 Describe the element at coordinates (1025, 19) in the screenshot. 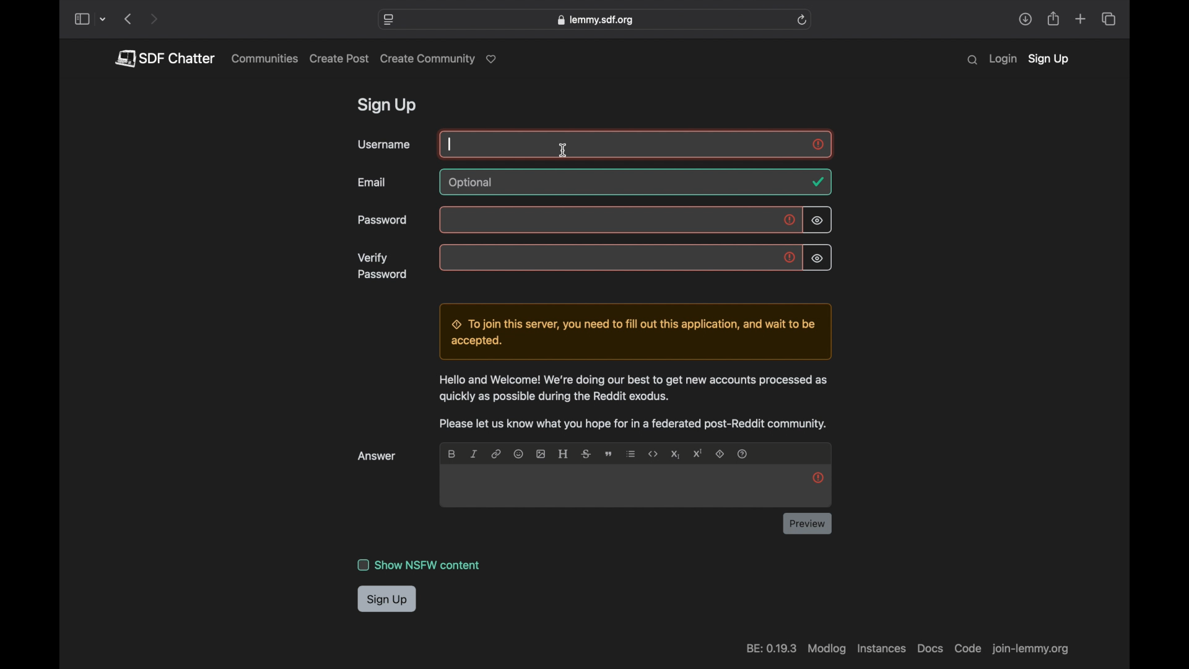

I see `share` at that location.